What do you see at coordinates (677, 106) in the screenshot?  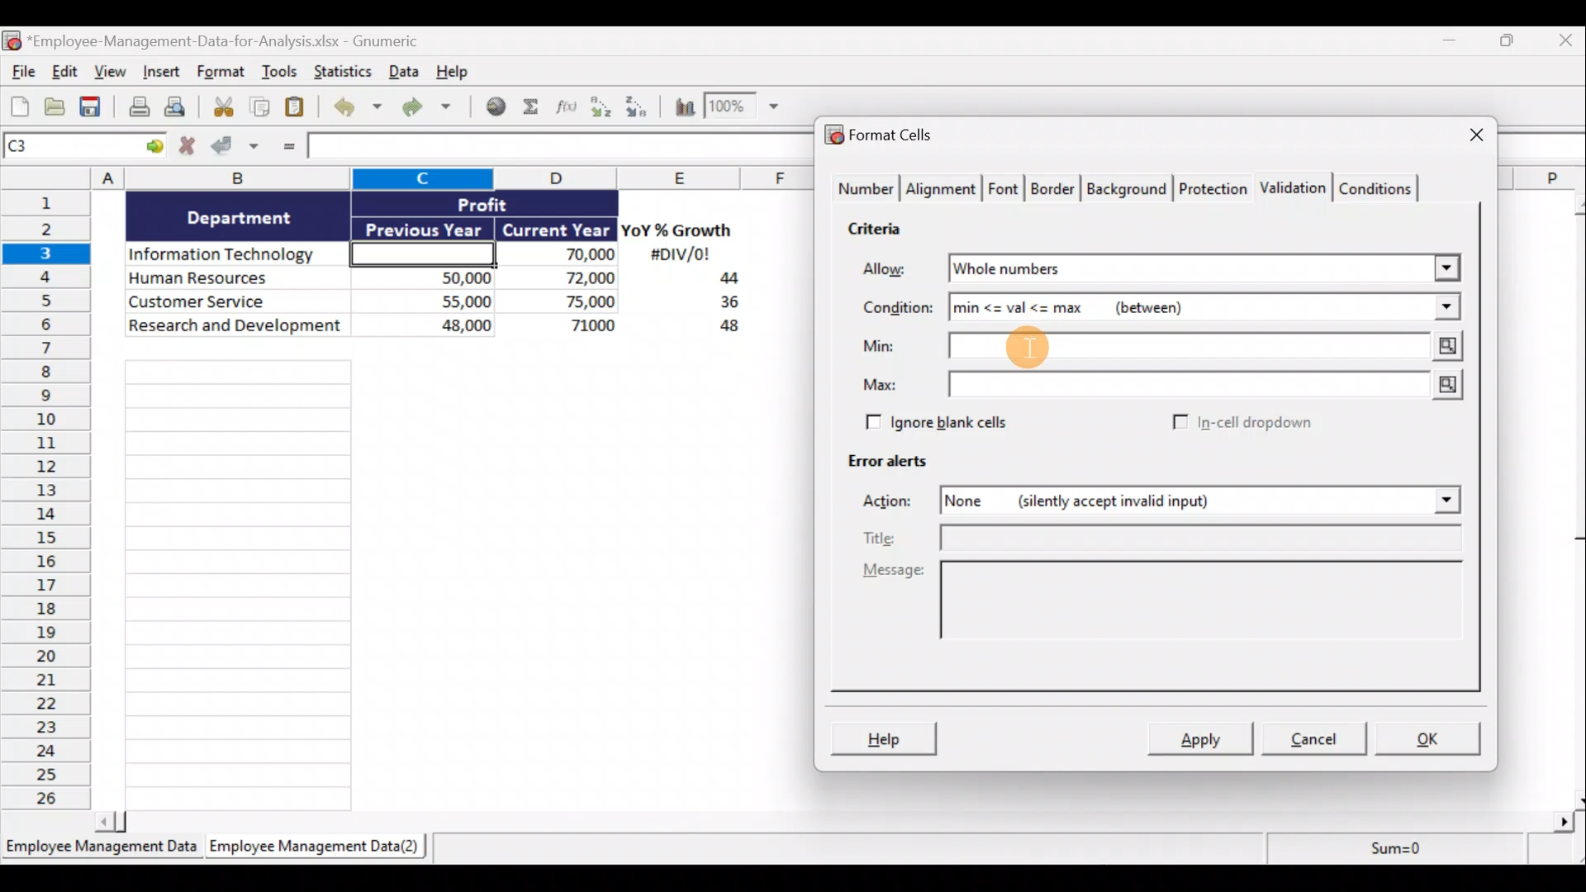 I see `Insert a chart` at bounding box center [677, 106].